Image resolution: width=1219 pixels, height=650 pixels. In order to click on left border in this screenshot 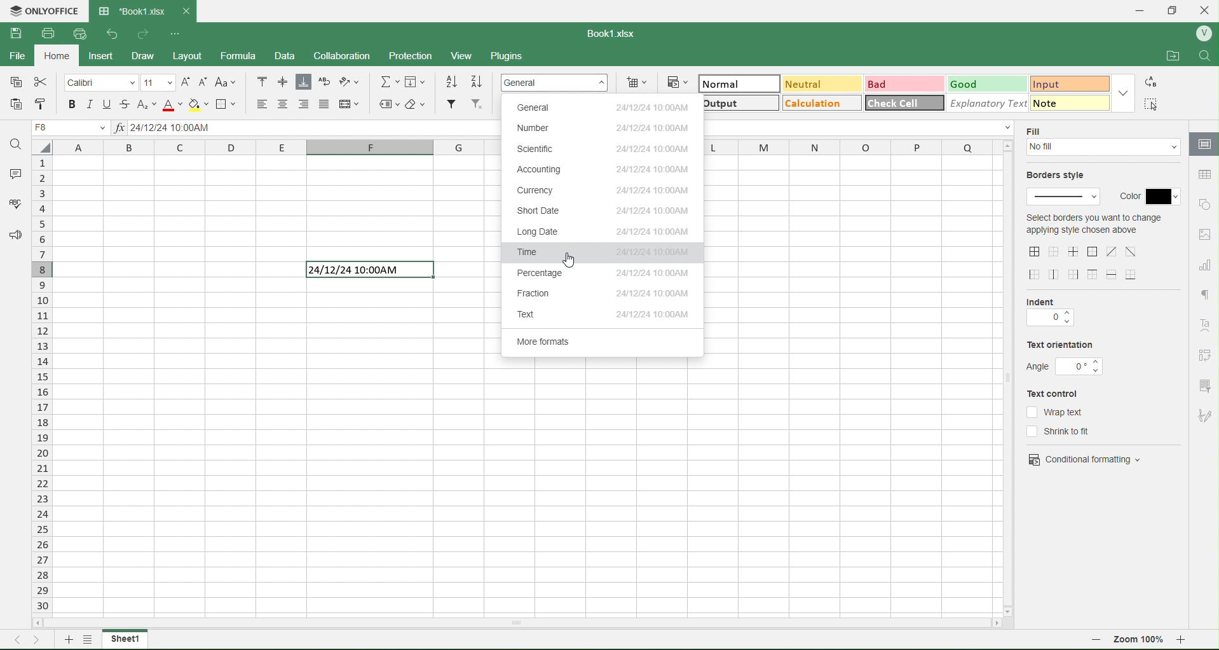, I will do `click(1036, 275)`.